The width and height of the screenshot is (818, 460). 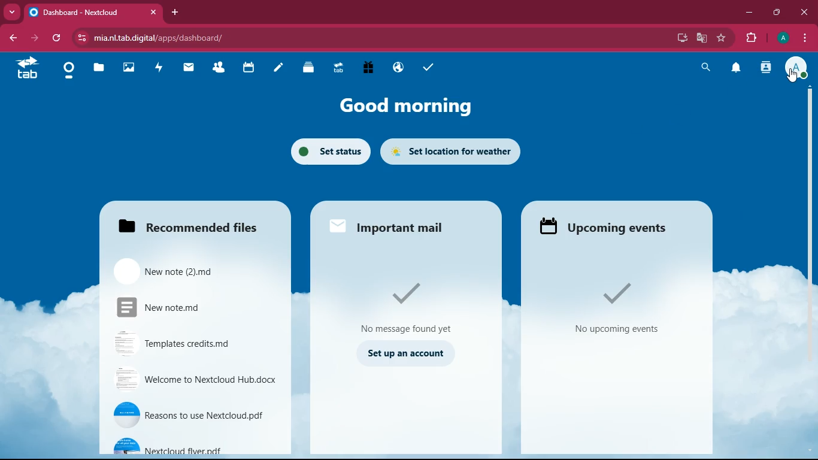 What do you see at coordinates (11, 37) in the screenshot?
I see `backward` at bounding box center [11, 37].